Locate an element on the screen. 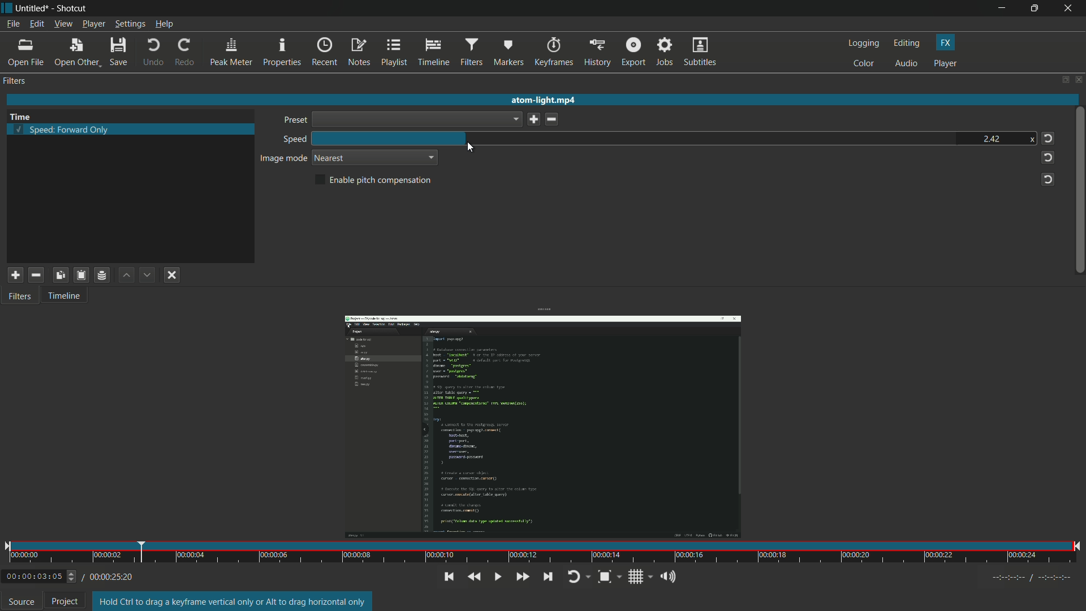  audio is located at coordinates (907, 64).